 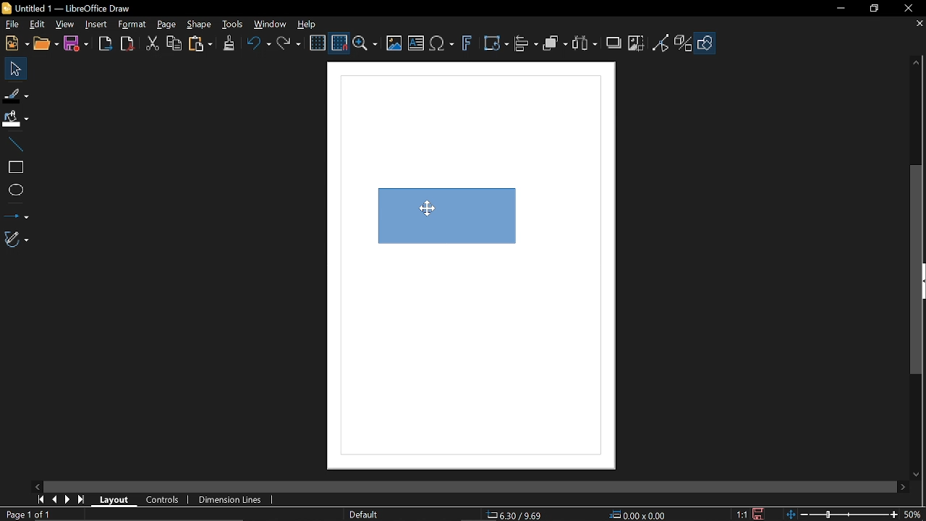 What do you see at coordinates (844, 515) in the screenshot?
I see `Change zoom` at bounding box center [844, 515].